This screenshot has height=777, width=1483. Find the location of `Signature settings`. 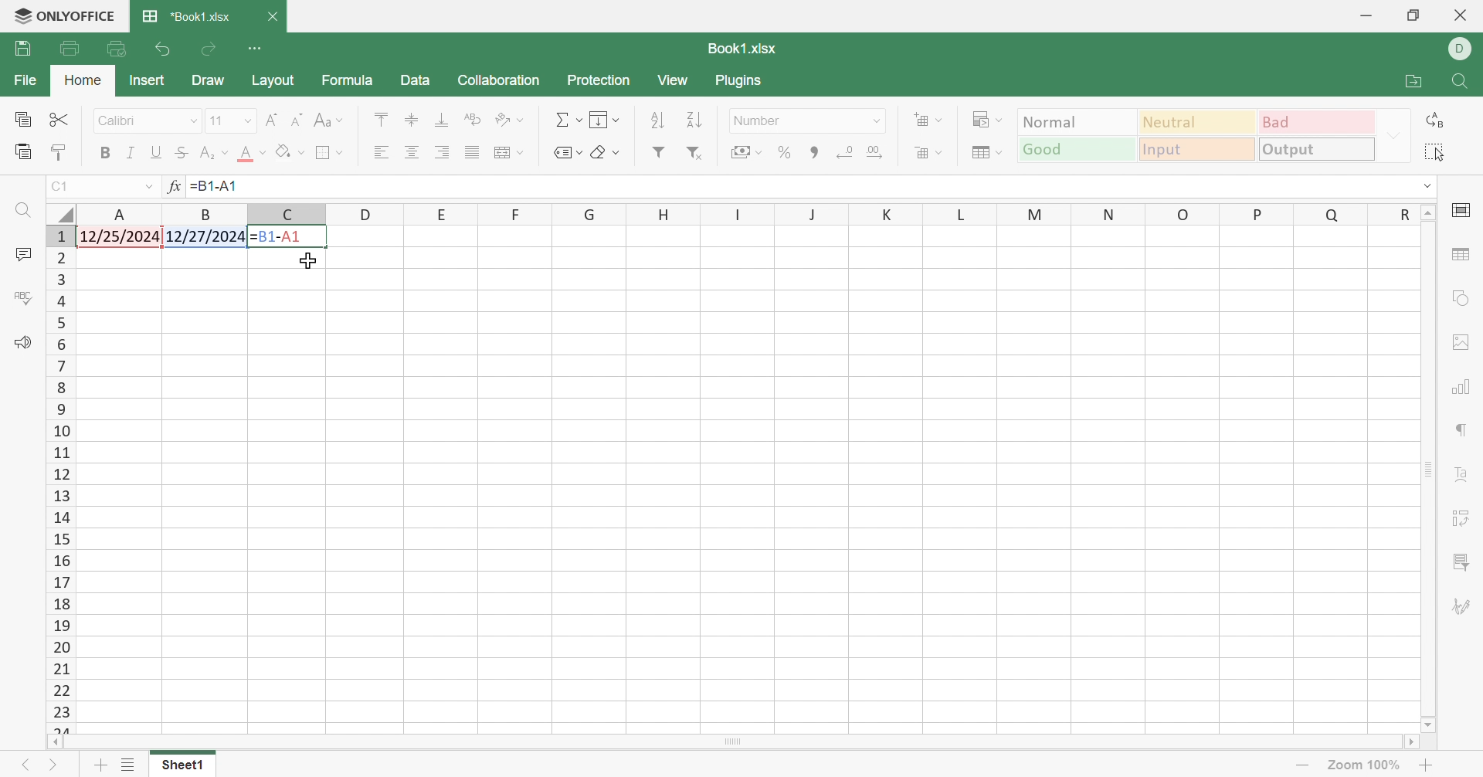

Signature settings is located at coordinates (1464, 607).